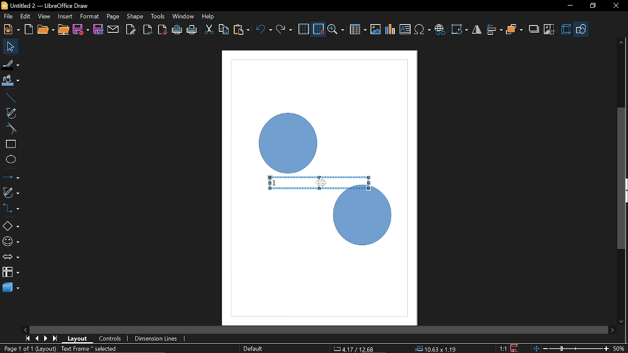 Image resolution: width=628 pixels, height=353 pixels. Describe the element at coordinates (157, 339) in the screenshot. I see `DImension line` at that location.